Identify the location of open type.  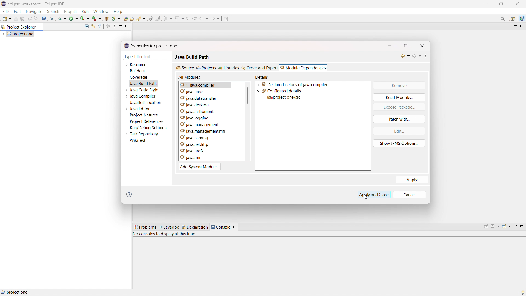
(126, 18).